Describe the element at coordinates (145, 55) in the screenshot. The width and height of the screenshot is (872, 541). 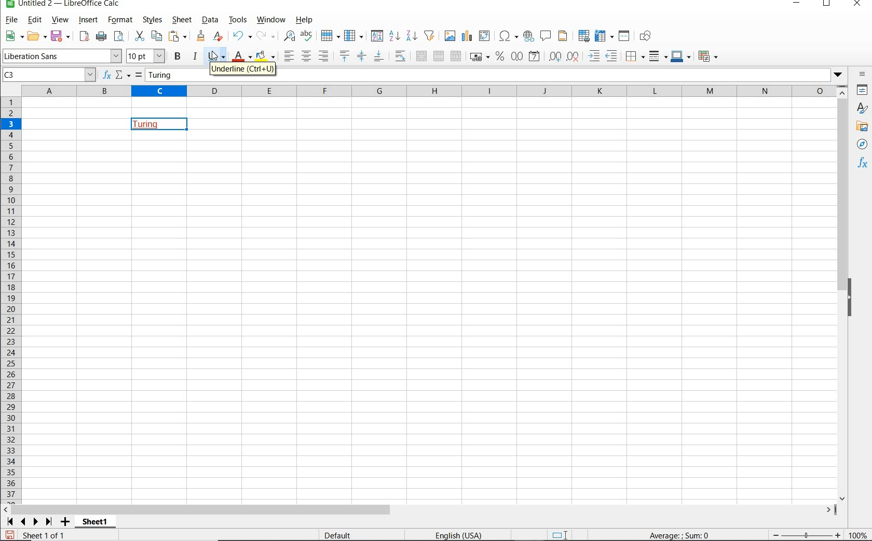
I see `FONT SIZE` at that location.